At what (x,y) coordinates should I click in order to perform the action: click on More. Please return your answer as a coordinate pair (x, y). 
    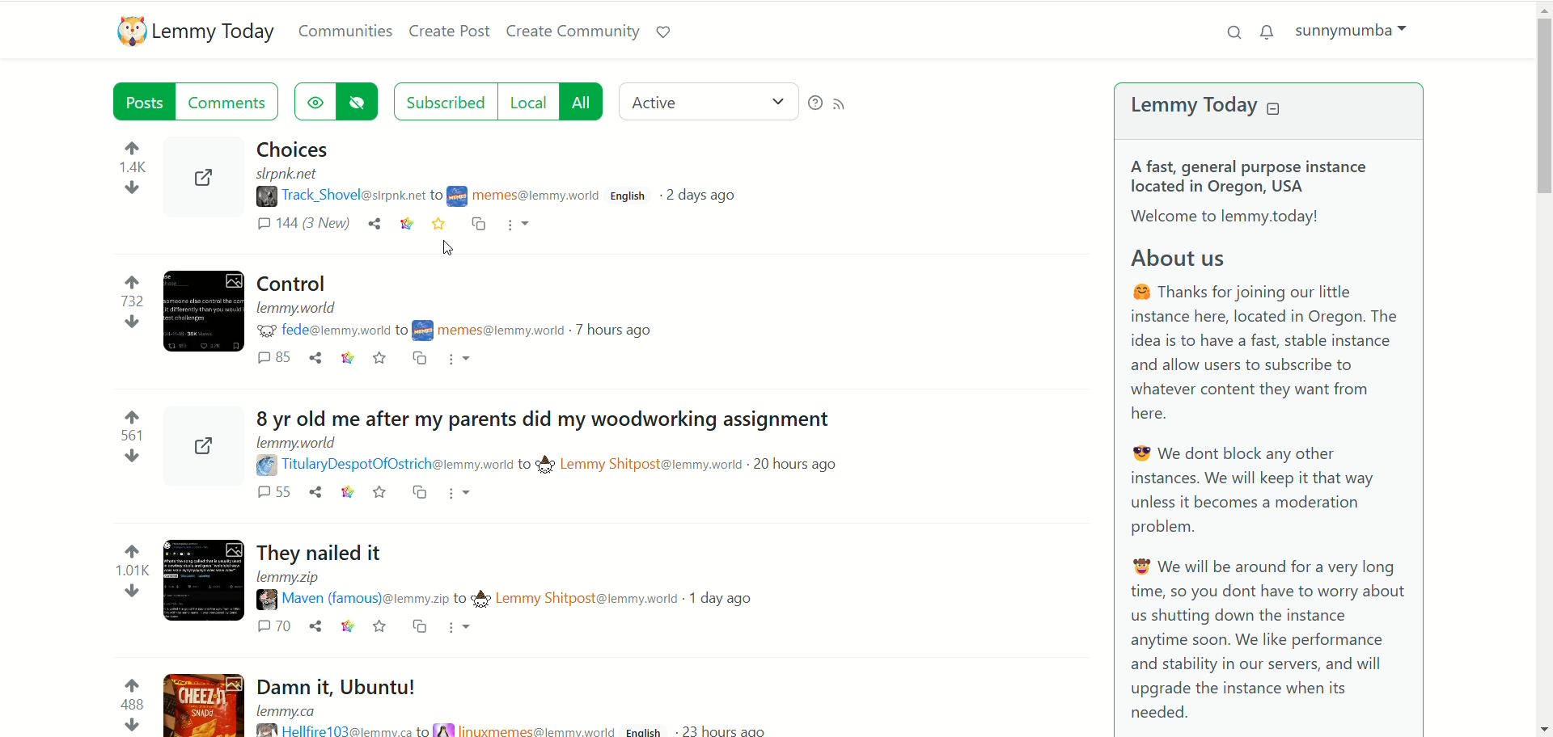
    Looking at the image, I should click on (461, 360).